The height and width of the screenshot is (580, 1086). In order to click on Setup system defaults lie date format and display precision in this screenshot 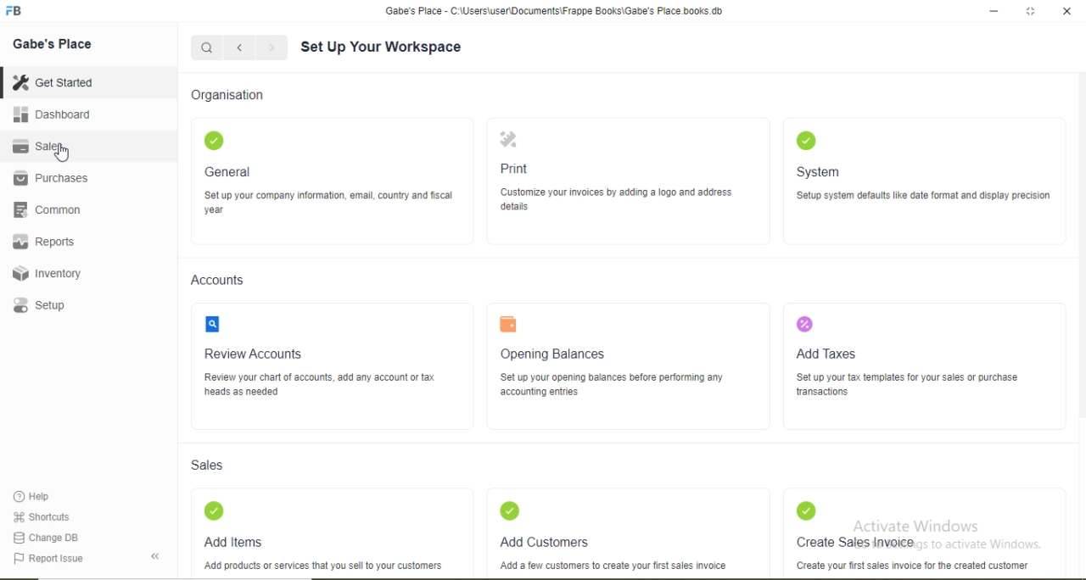, I will do `click(929, 198)`.